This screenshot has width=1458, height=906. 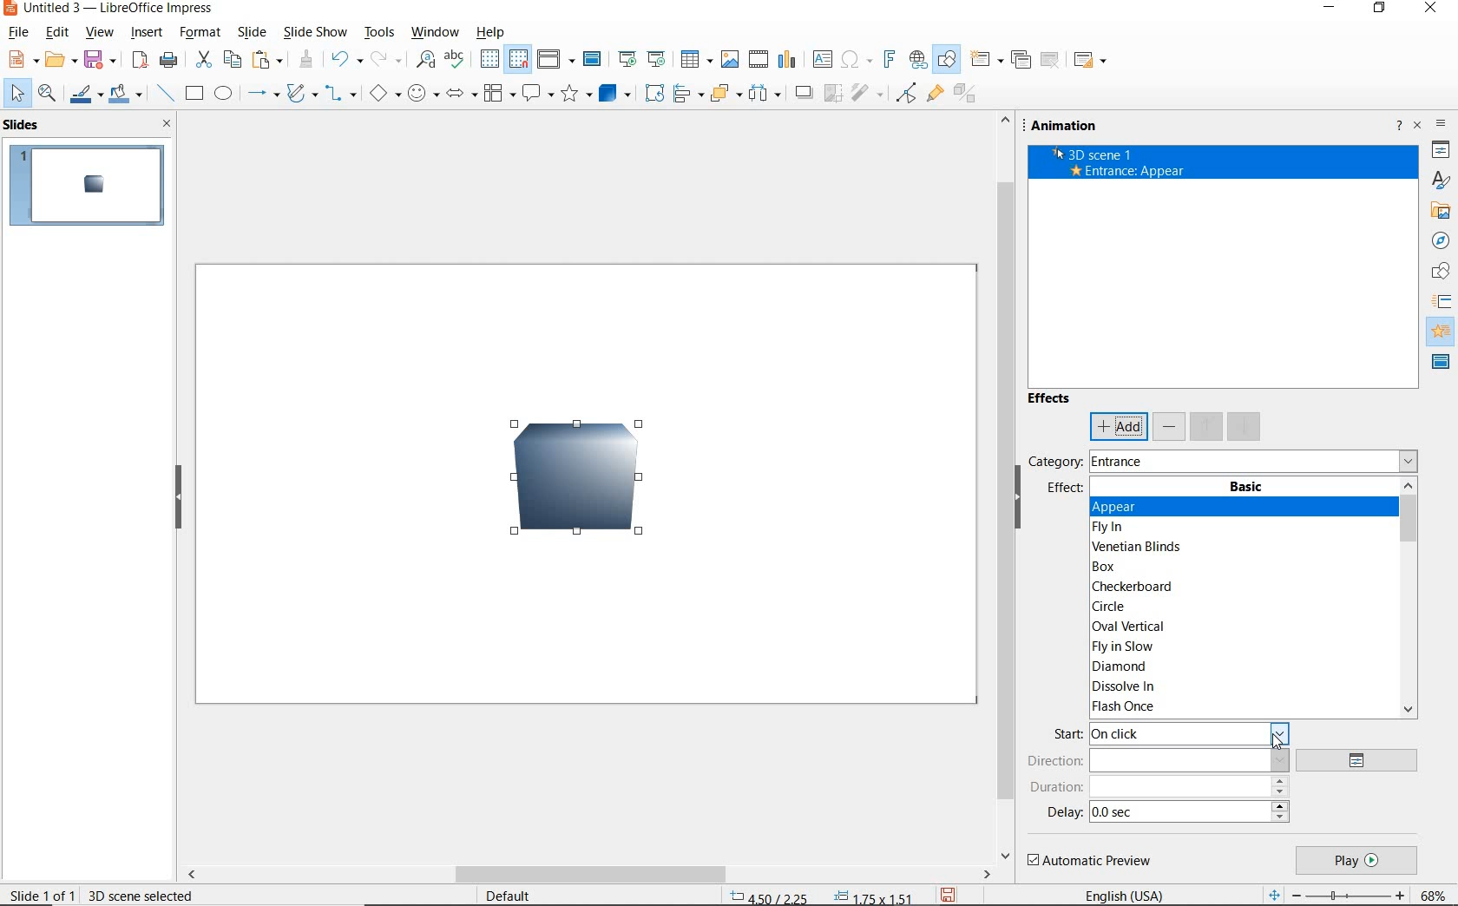 What do you see at coordinates (1381, 11) in the screenshot?
I see `RESTORE DOWN` at bounding box center [1381, 11].